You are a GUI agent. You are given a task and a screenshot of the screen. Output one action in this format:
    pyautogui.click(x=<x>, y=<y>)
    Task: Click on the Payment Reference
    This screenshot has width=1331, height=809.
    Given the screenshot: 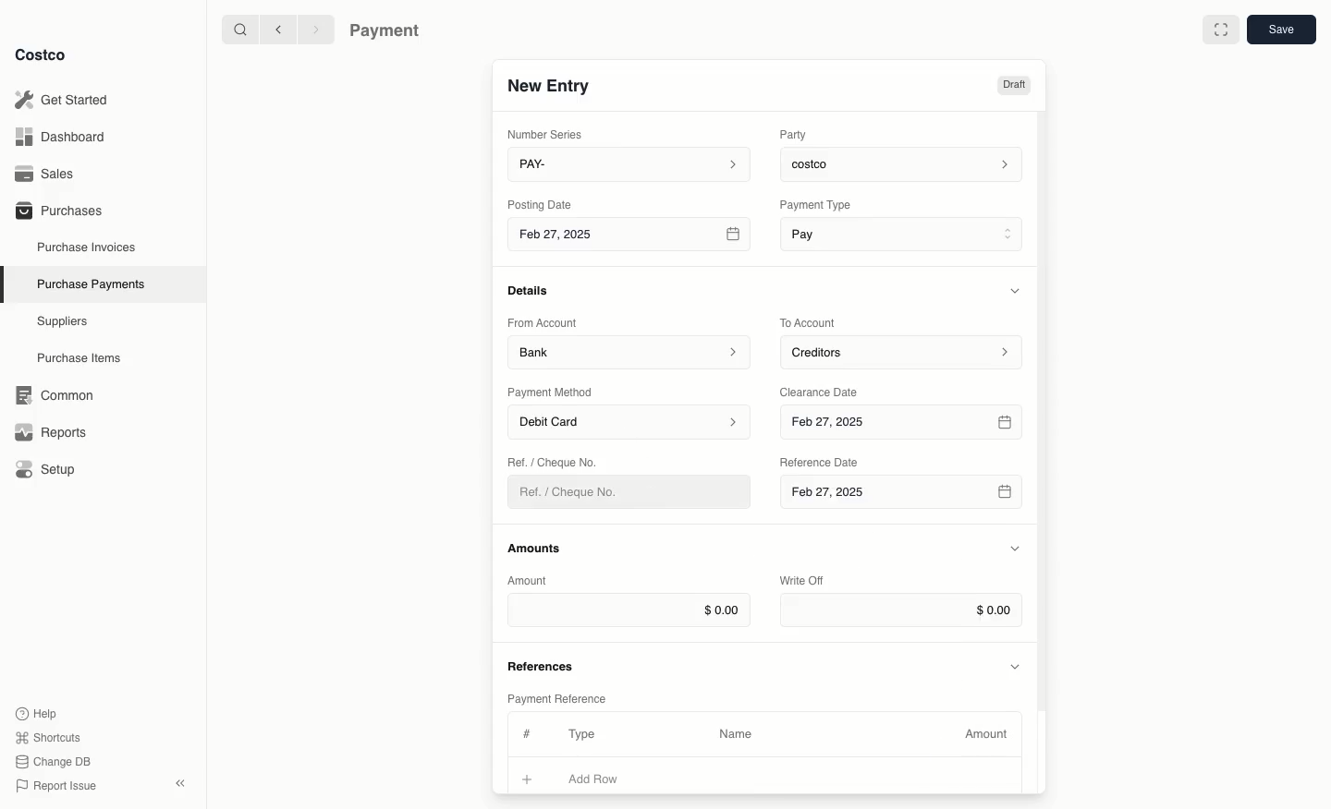 What is the action you would take?
    pyautogui.click(x=556, y=696)
    